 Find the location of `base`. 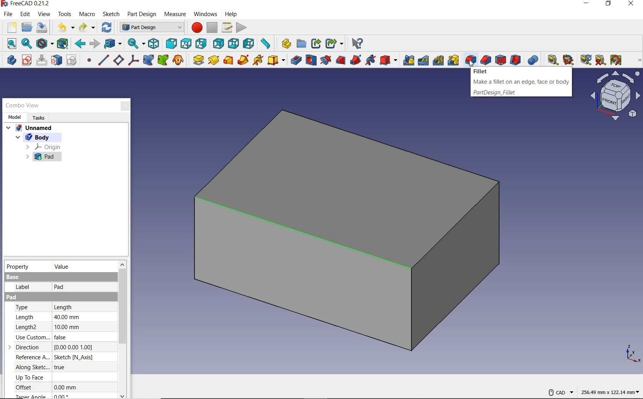

base is located at coordinates (12, 277).